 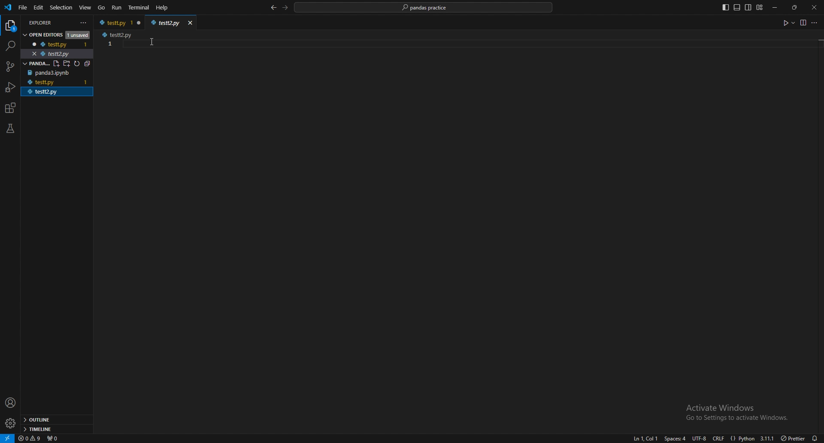 I want to click on file name, so click(x=113, y=22).